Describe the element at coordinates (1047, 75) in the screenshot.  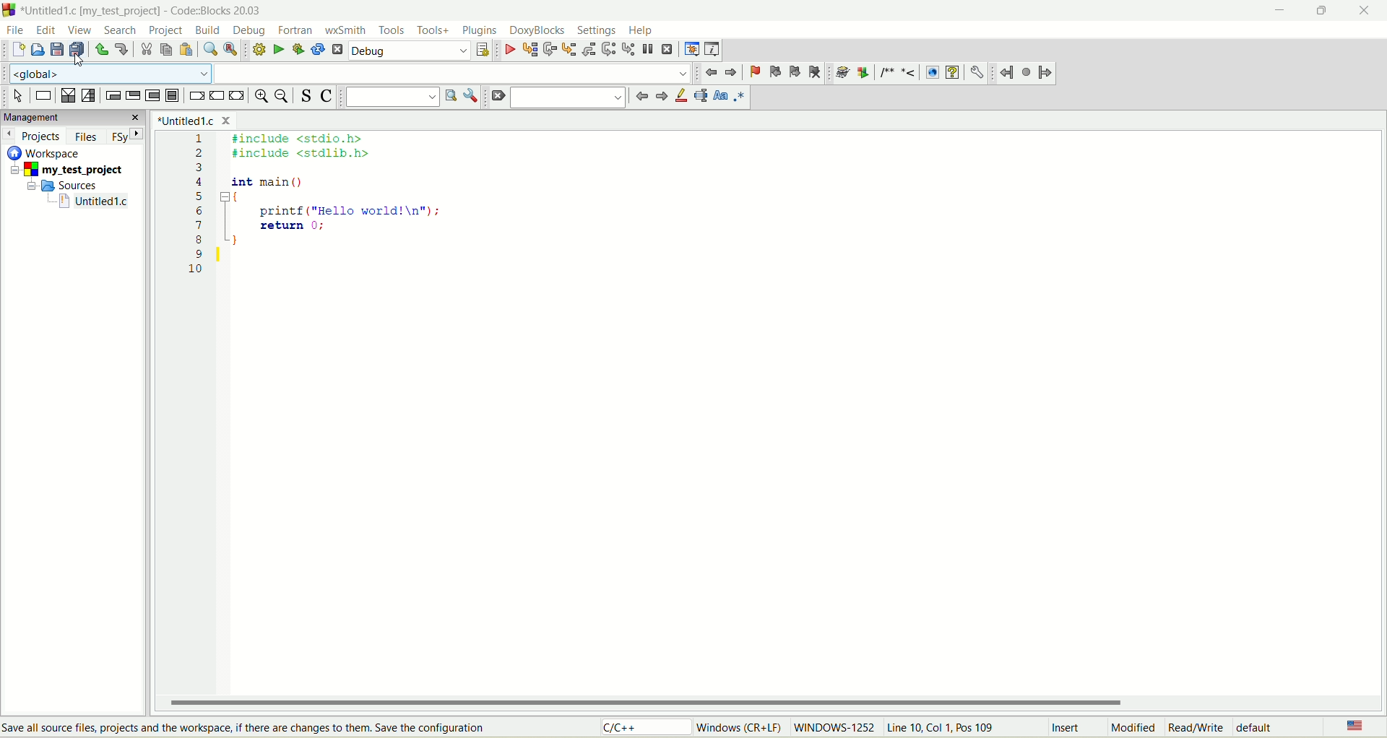
I see `jump forward` at that location.